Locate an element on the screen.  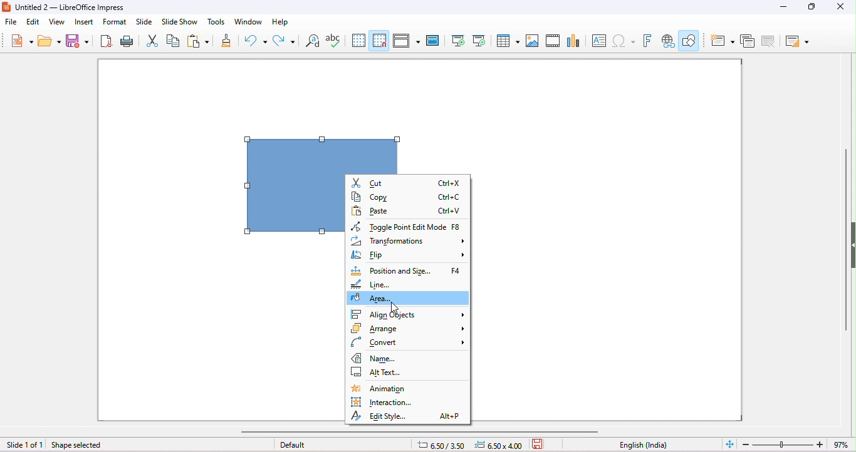
copy    Ctrl+C is located at coordinates (408, 197).